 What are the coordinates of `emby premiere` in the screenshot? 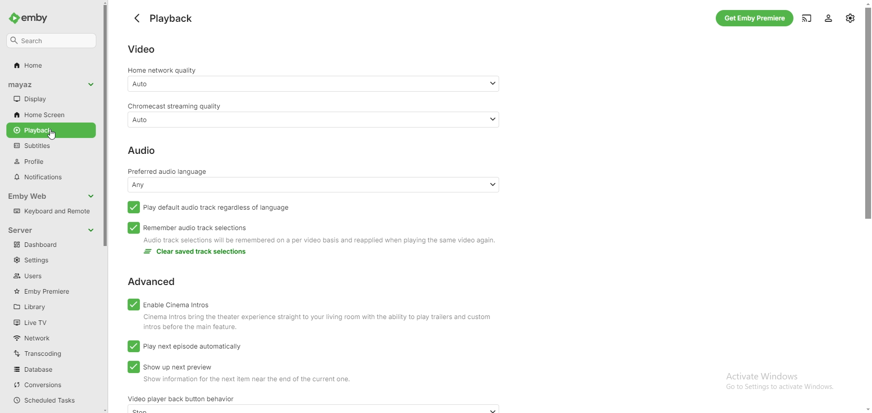 It's located at (50, 291).